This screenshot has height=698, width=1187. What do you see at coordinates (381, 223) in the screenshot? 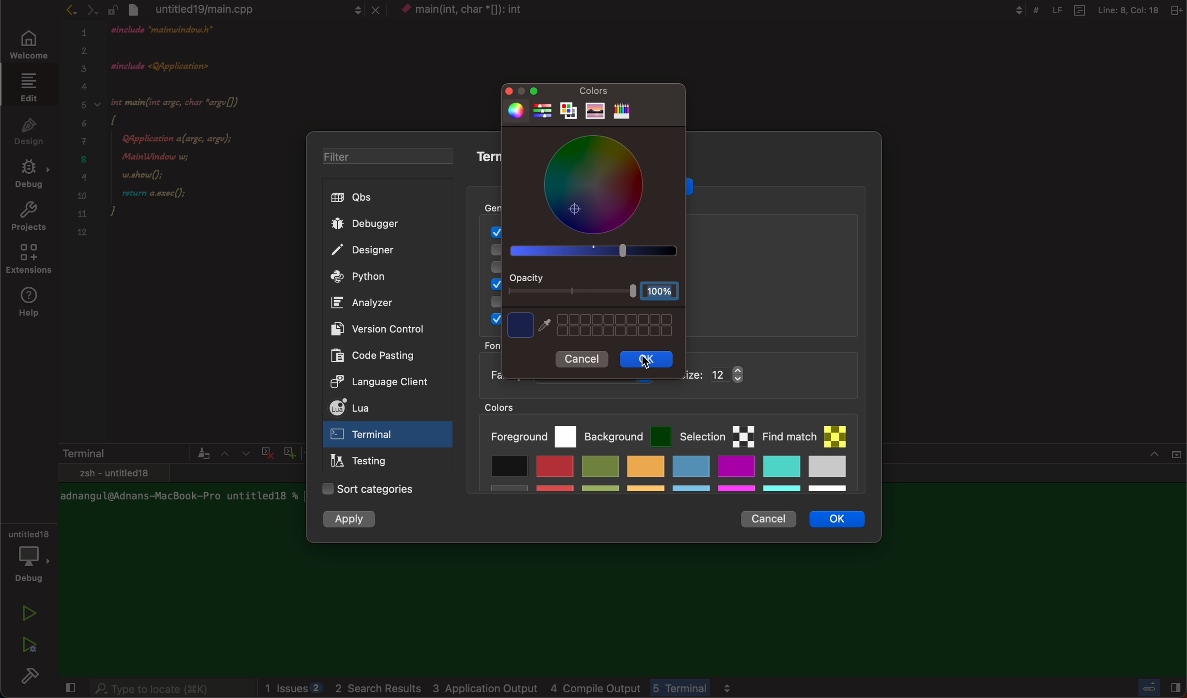
I see `debugger` at bounding box center [381, 223].